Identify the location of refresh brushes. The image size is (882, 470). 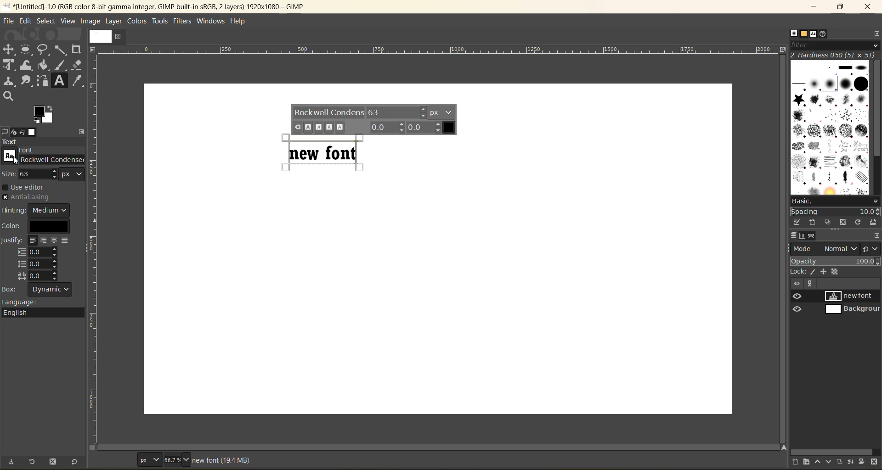
(857, 223).